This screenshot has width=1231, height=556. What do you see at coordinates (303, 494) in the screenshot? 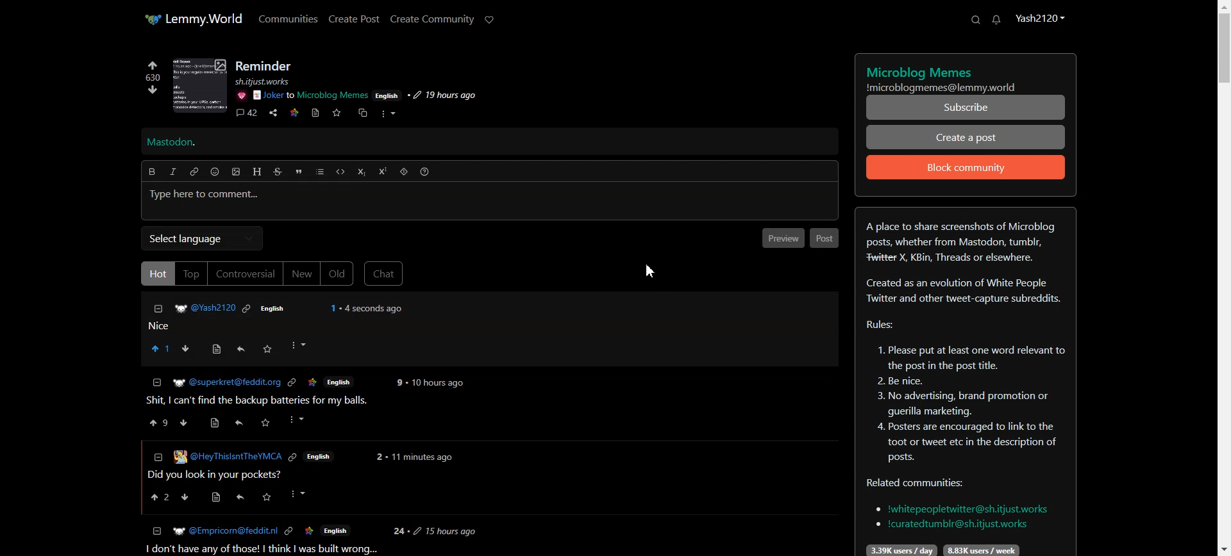
I see `` at bounding box center [303, 494].